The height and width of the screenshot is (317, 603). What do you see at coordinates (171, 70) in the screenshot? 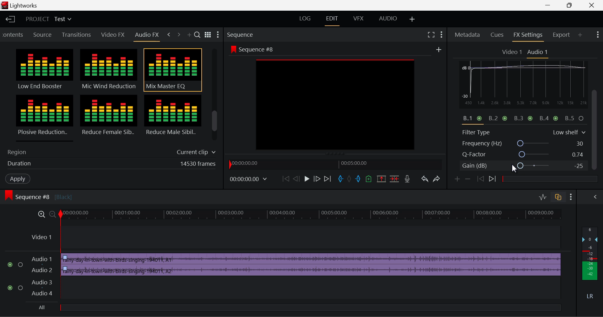
I see `Mix Master EQ` at bounding box center [171, 70].